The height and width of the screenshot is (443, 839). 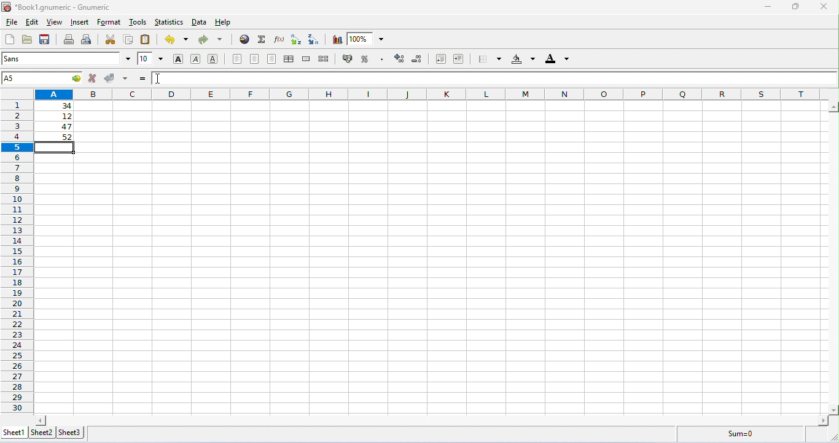 What do you see at coordinates (94, 77) in the screenshot?
I see `reject` at bounding box center [94, 77].